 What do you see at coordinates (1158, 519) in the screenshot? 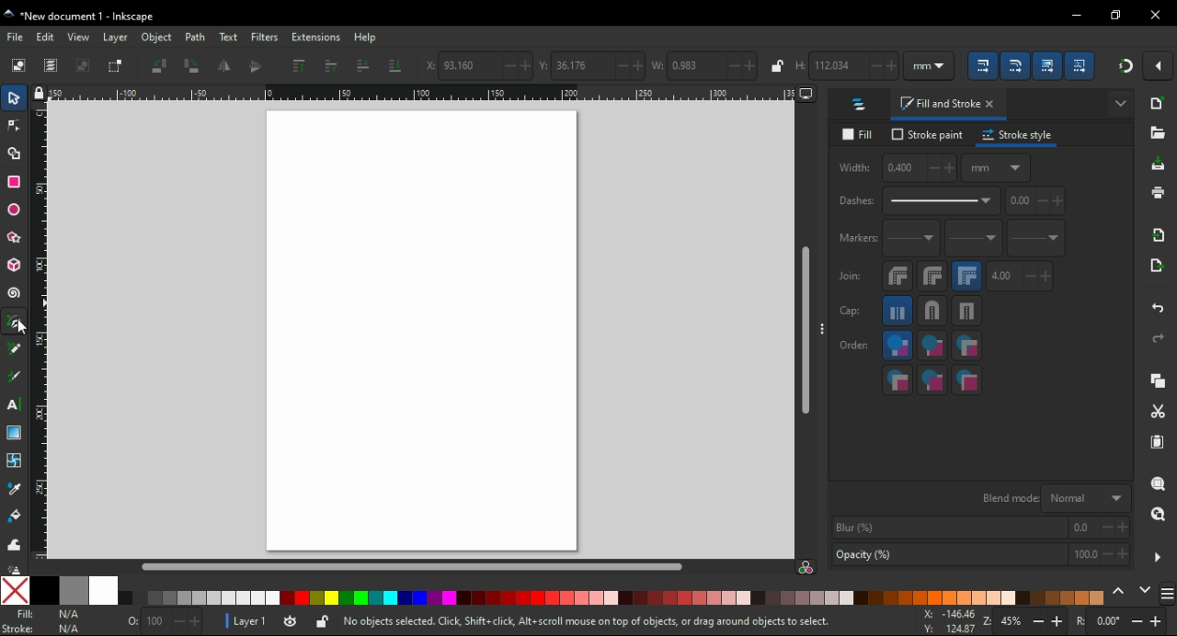
I see `zoom drawing` at bounding box center [1158, 519].